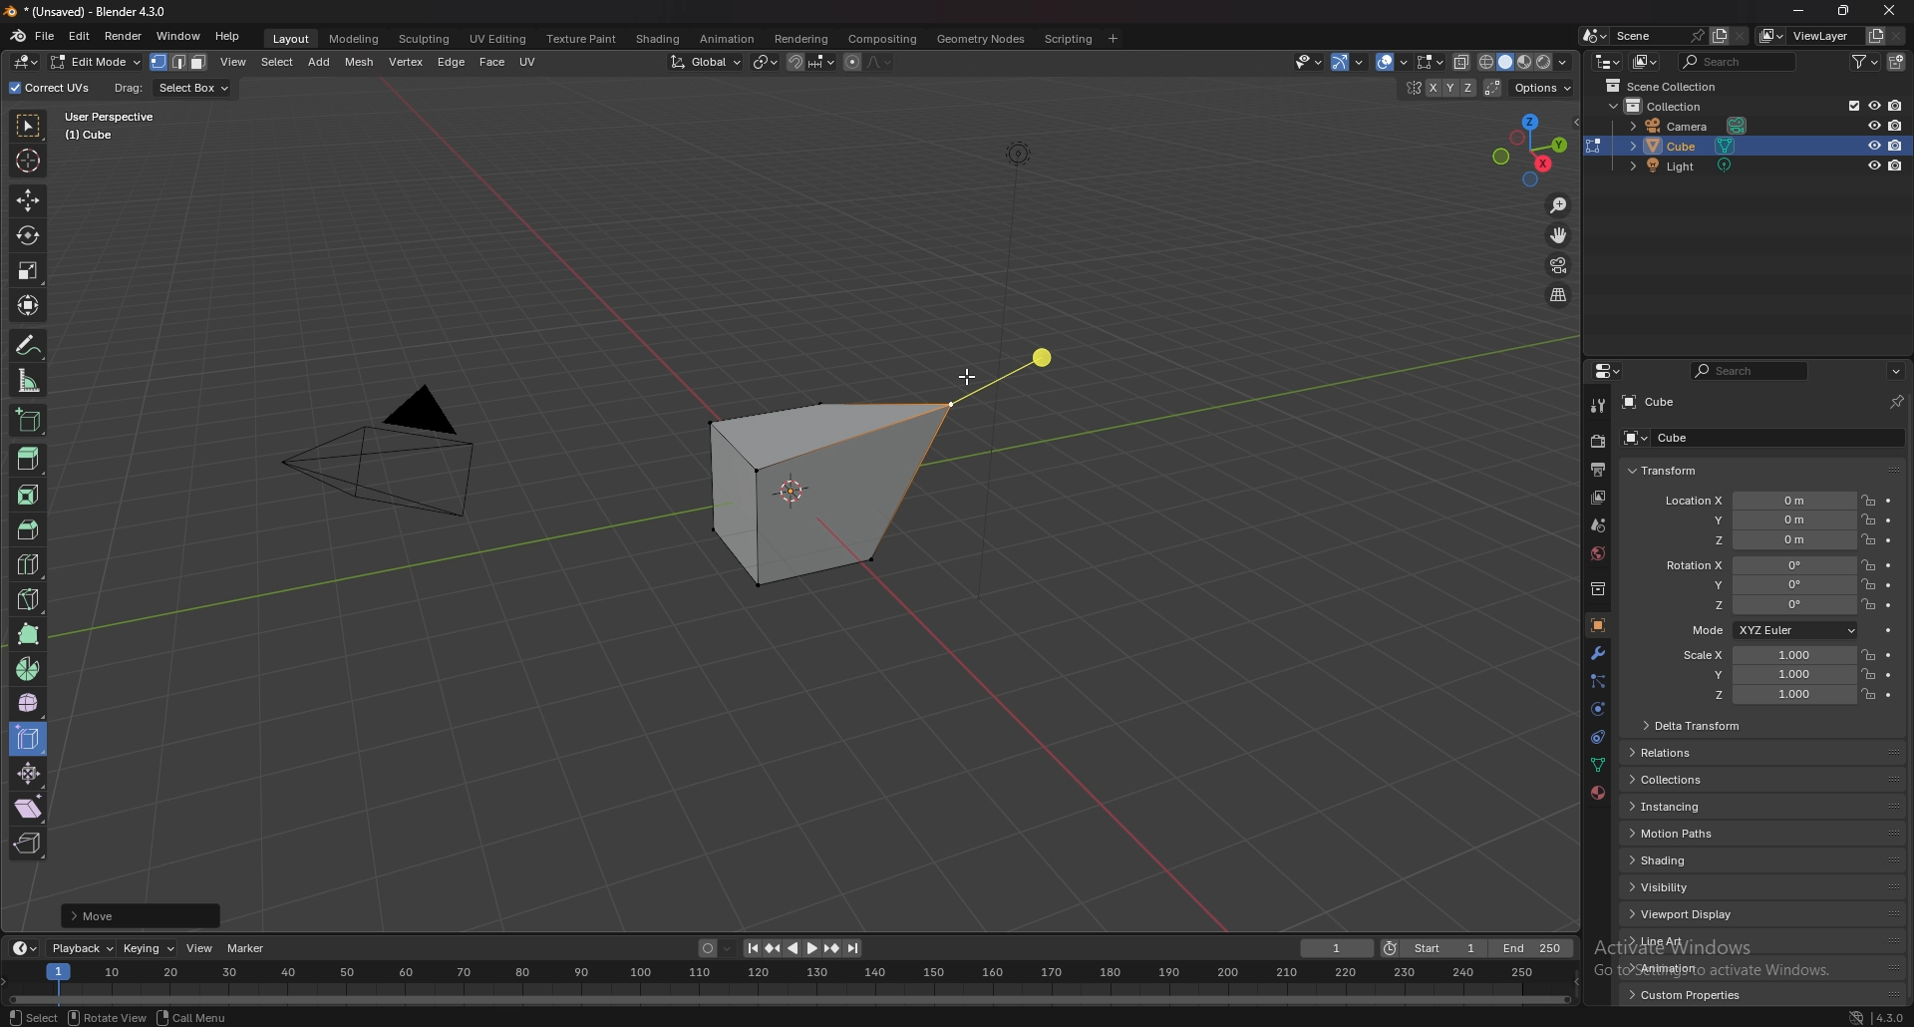 The width and height of the screenshot is (1914, 1027). Describe the element at coordinates (1559, 206) in the screenshot. I see `zoom` at that location.